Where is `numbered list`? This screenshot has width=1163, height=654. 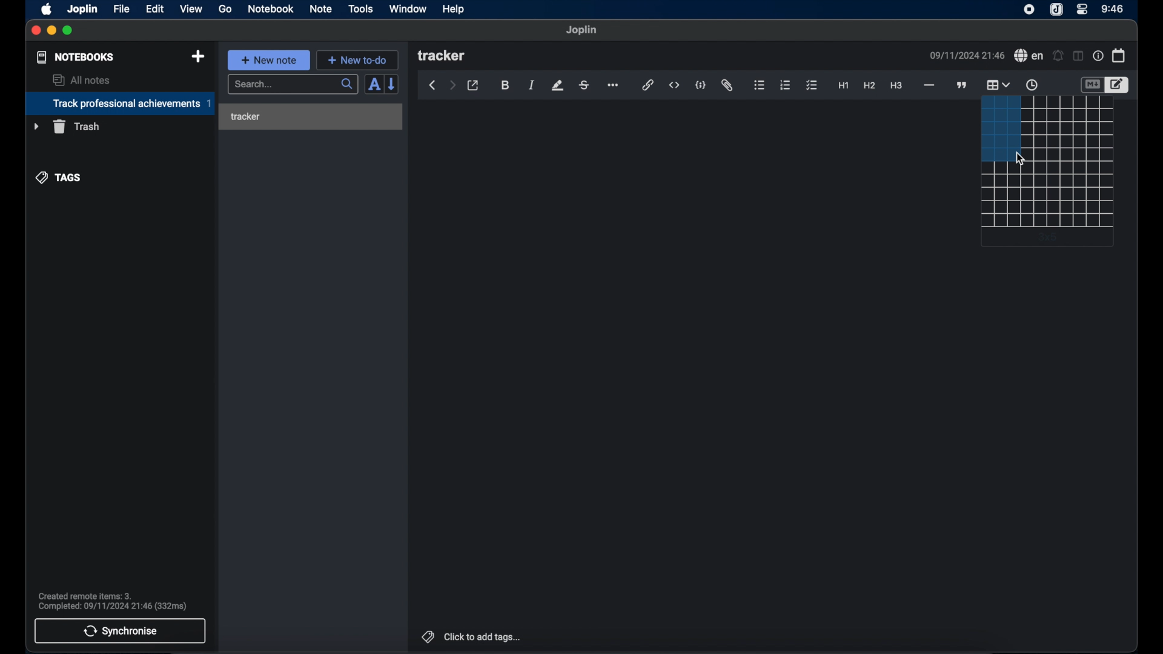 numbered list is located at coordinates (786, 85).